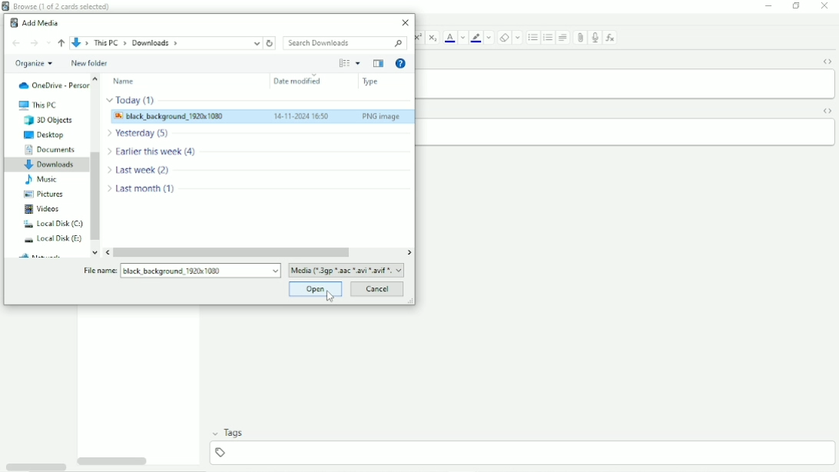 The height and width of the screenshot is (472, 839). What do you see at coordinates (409, 253) in the screenshot?
I see `move right` at bounding box center [409, 253].